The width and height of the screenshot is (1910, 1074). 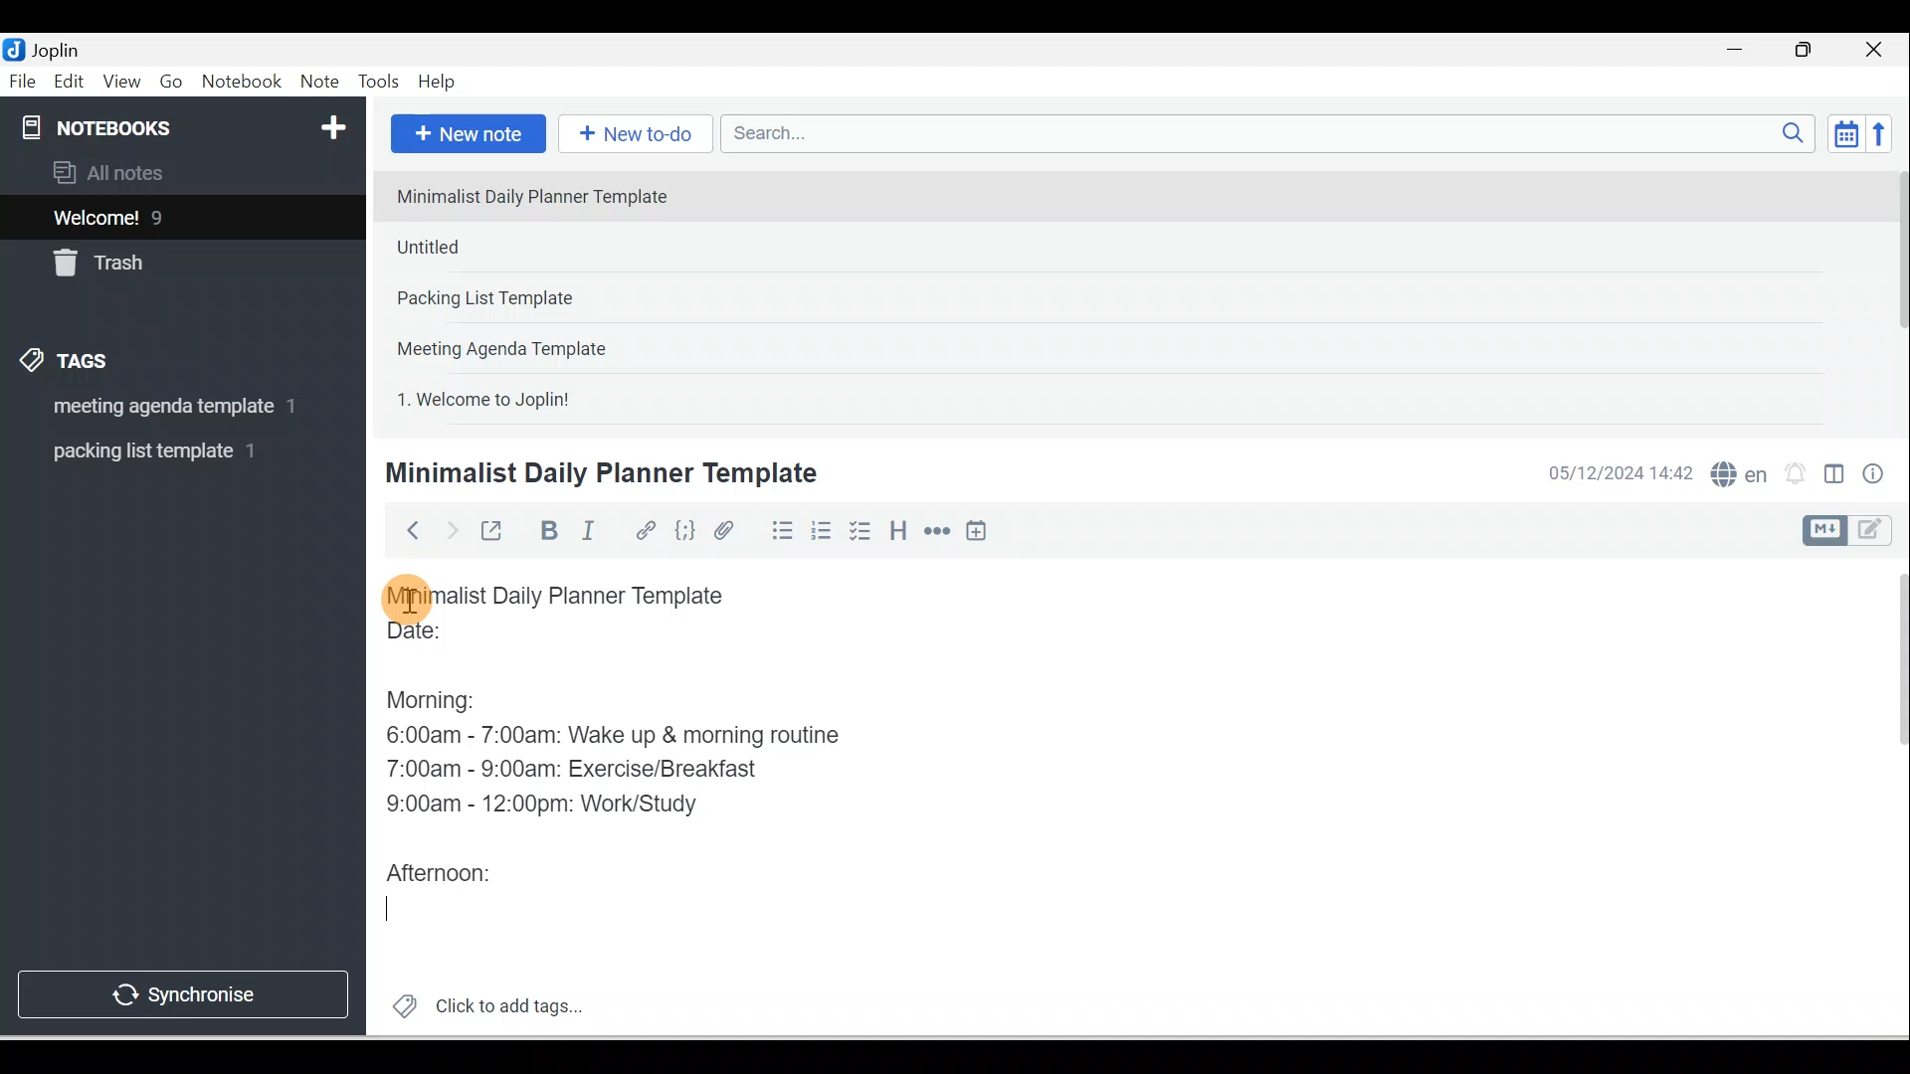 I want to click on Scroll bar, so click(x=1894, y=294).